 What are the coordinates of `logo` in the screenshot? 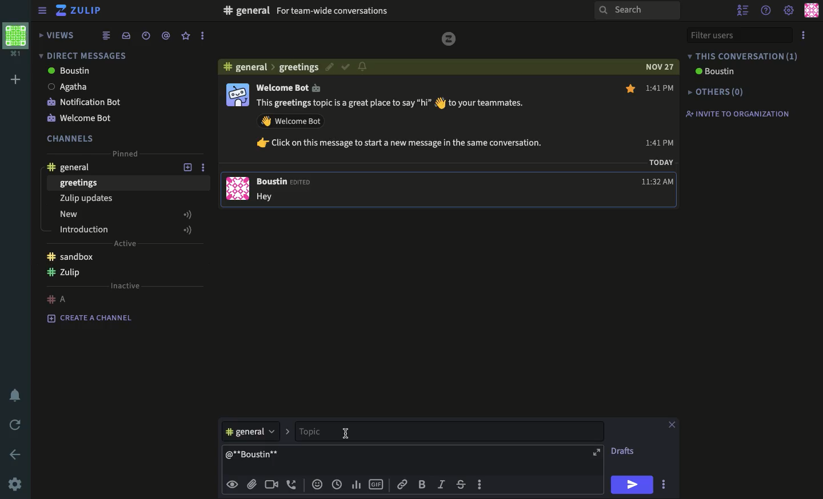 It's located at (449, 39).